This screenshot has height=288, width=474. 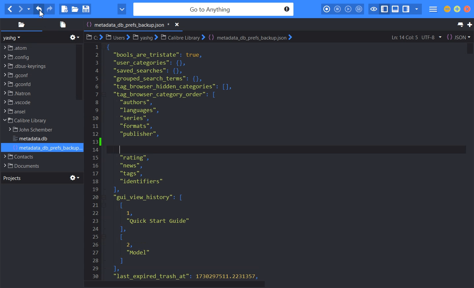 What do you see at coordinates (359, 9) in the screenshot?
I see `Save macro to toolbox as Userscript` at bounding box center [359, 9].